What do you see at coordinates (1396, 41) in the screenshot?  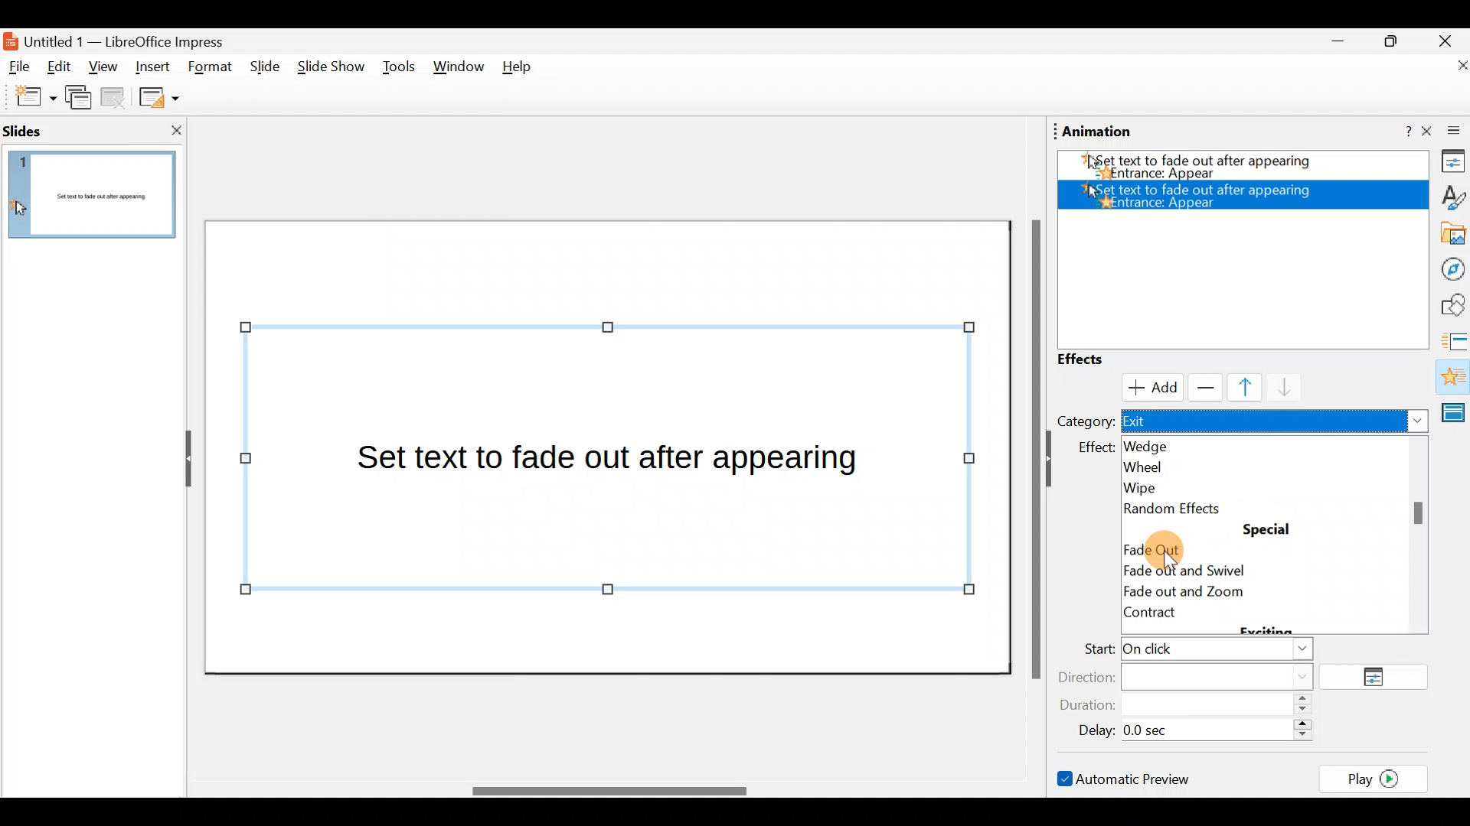 I see `Maximise` at bounding box center [1396, 41].